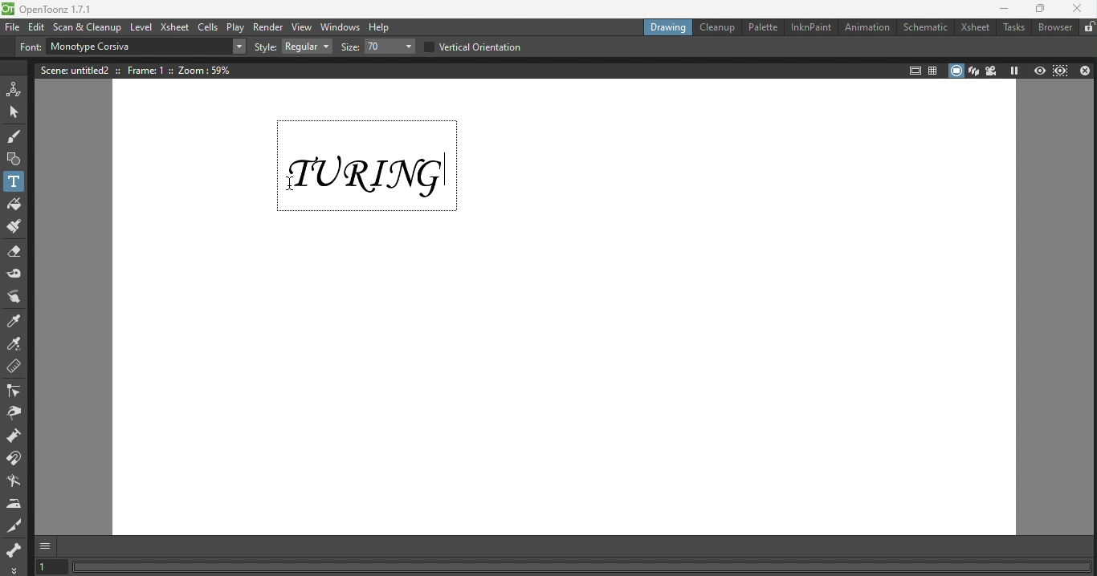 This screenshot has height=576, width=1097. What do you see at coordinates (268, 26) in the screenshot?
I see `Render` at bounding box center [268, 26].